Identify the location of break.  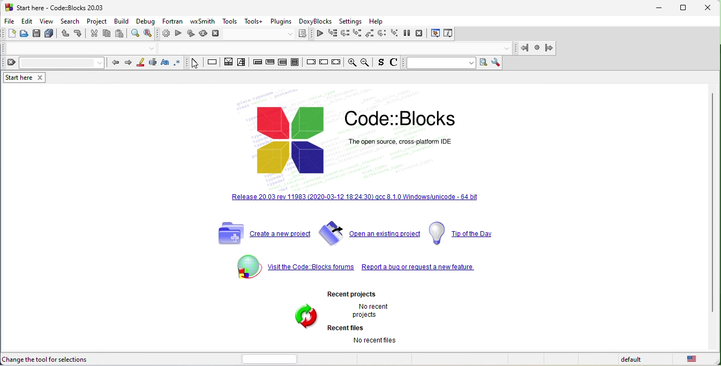
(313, 63).